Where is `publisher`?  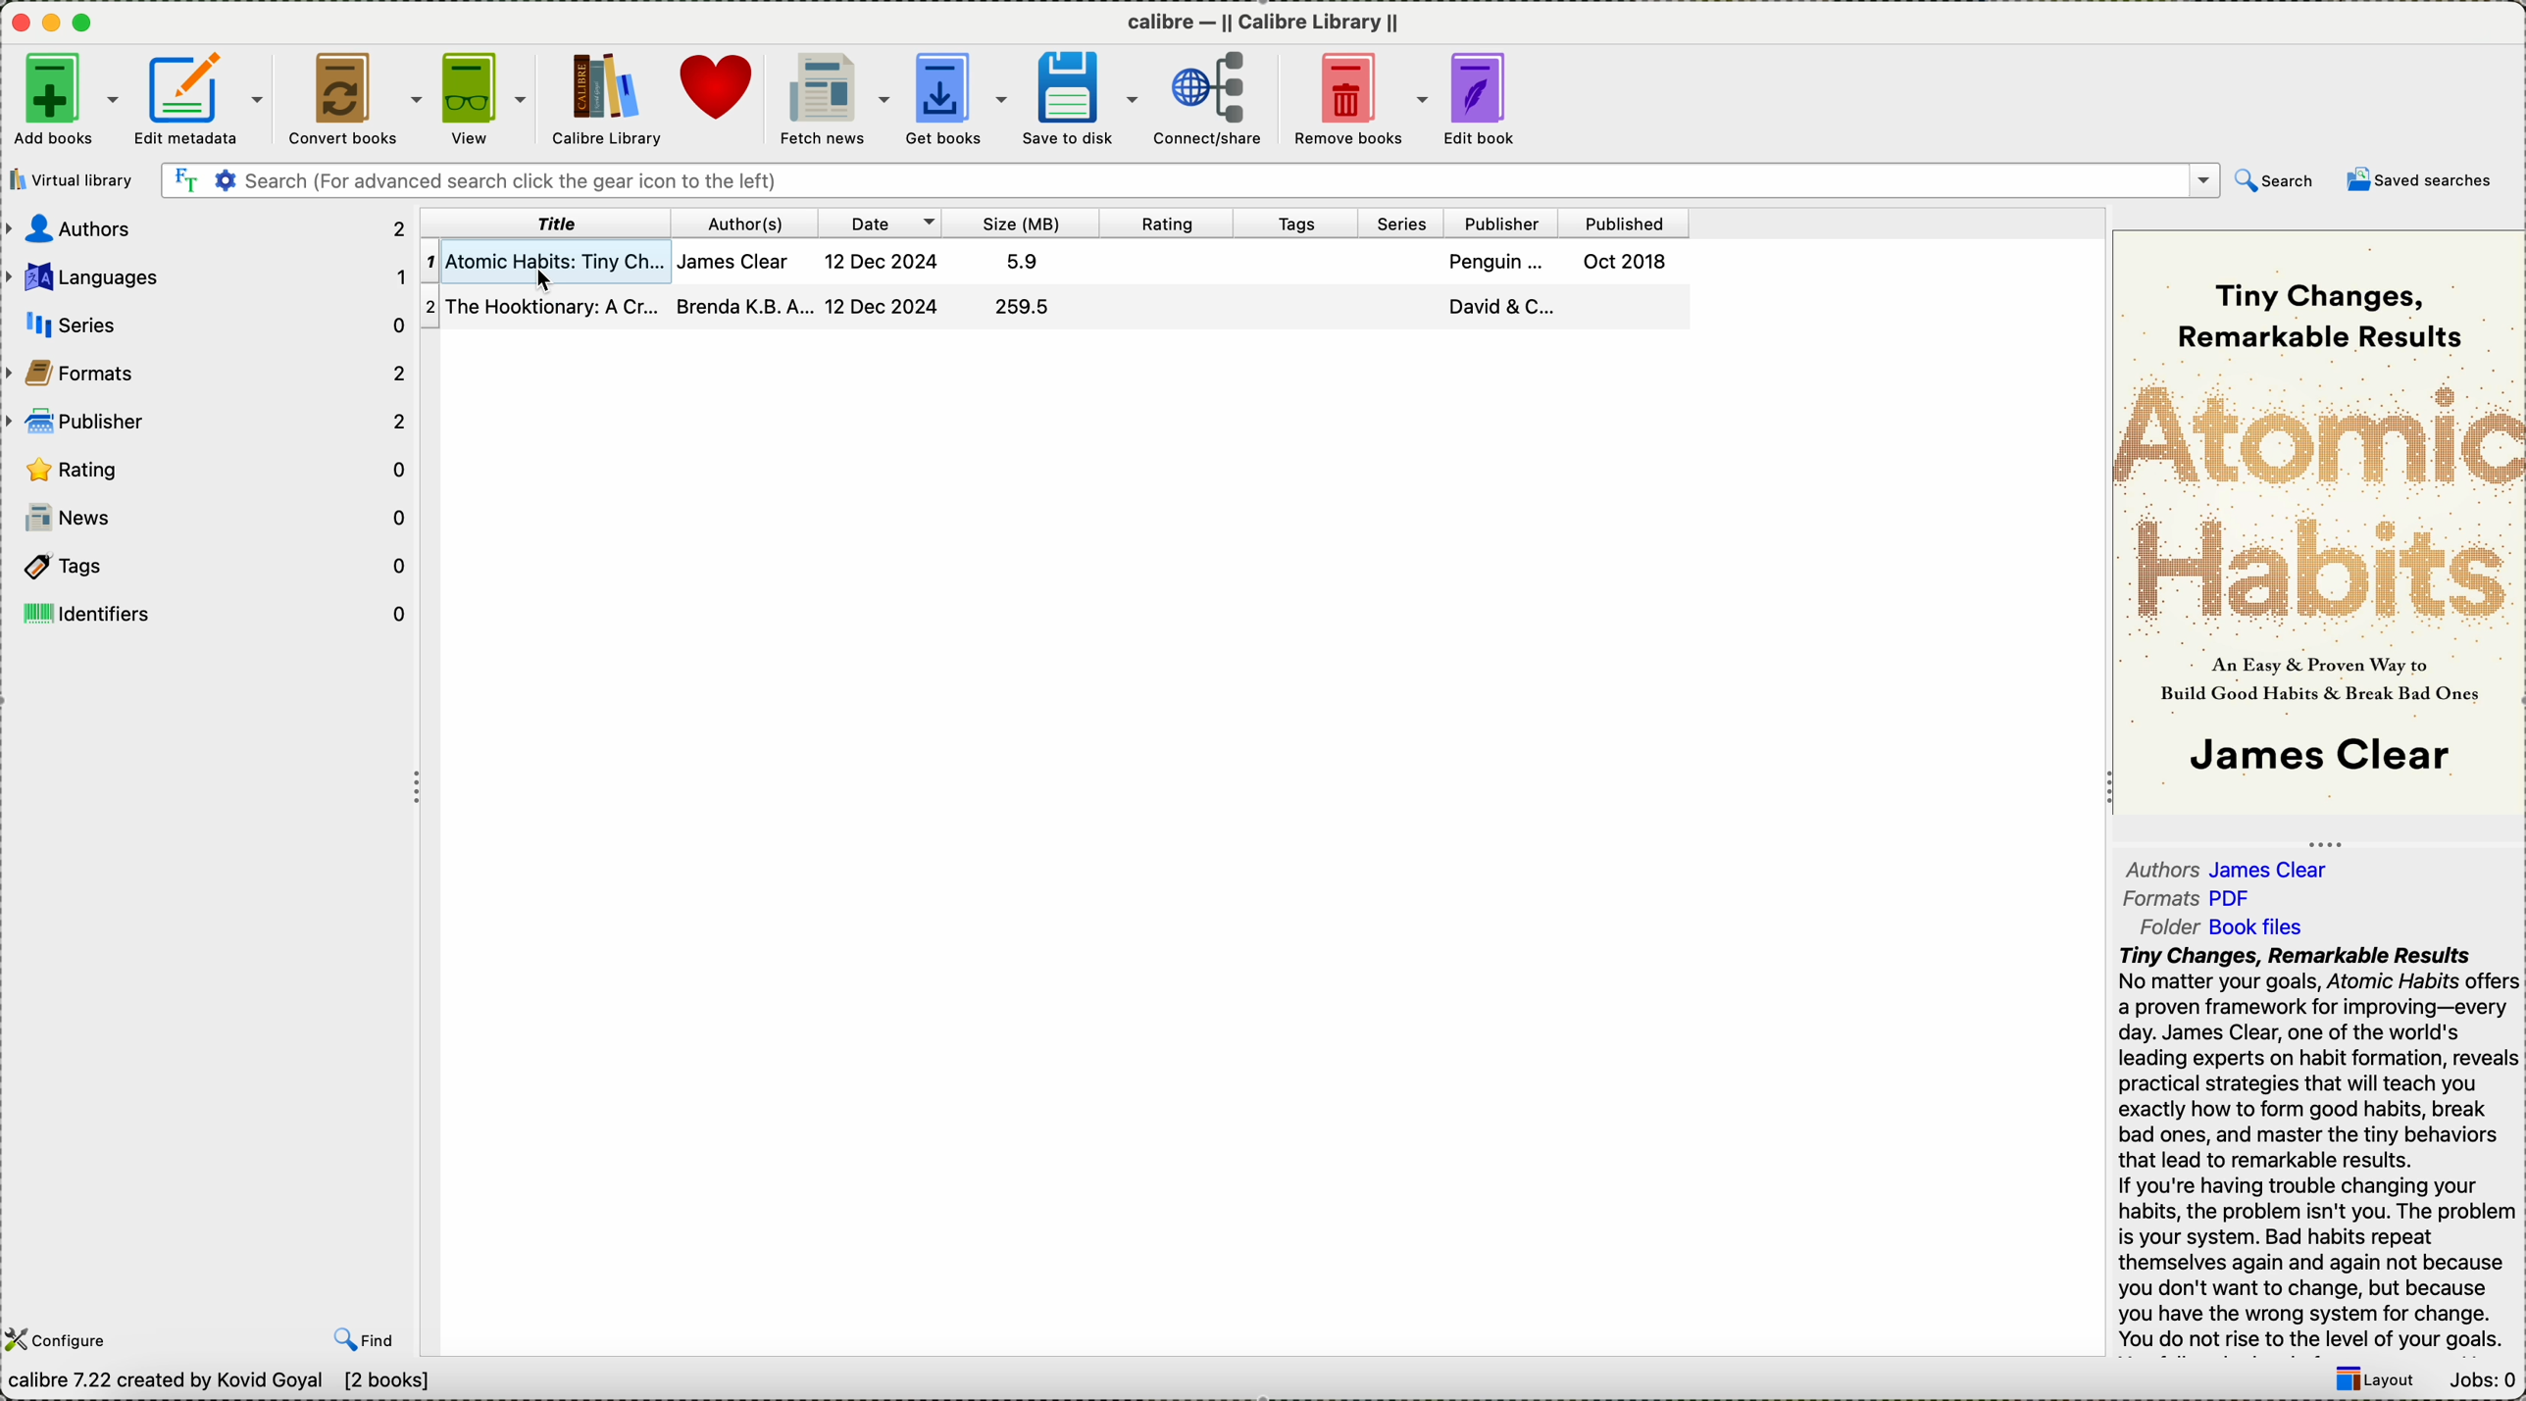 publisher is located at coordinates (207, 423).